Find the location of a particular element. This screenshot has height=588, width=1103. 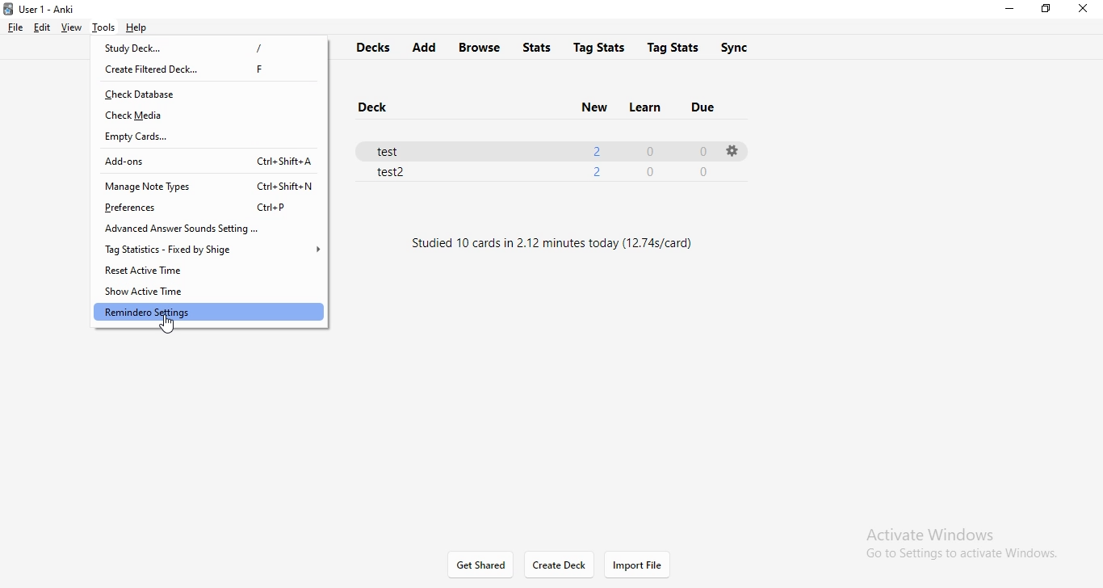

view is located at coordinates (69, 27).